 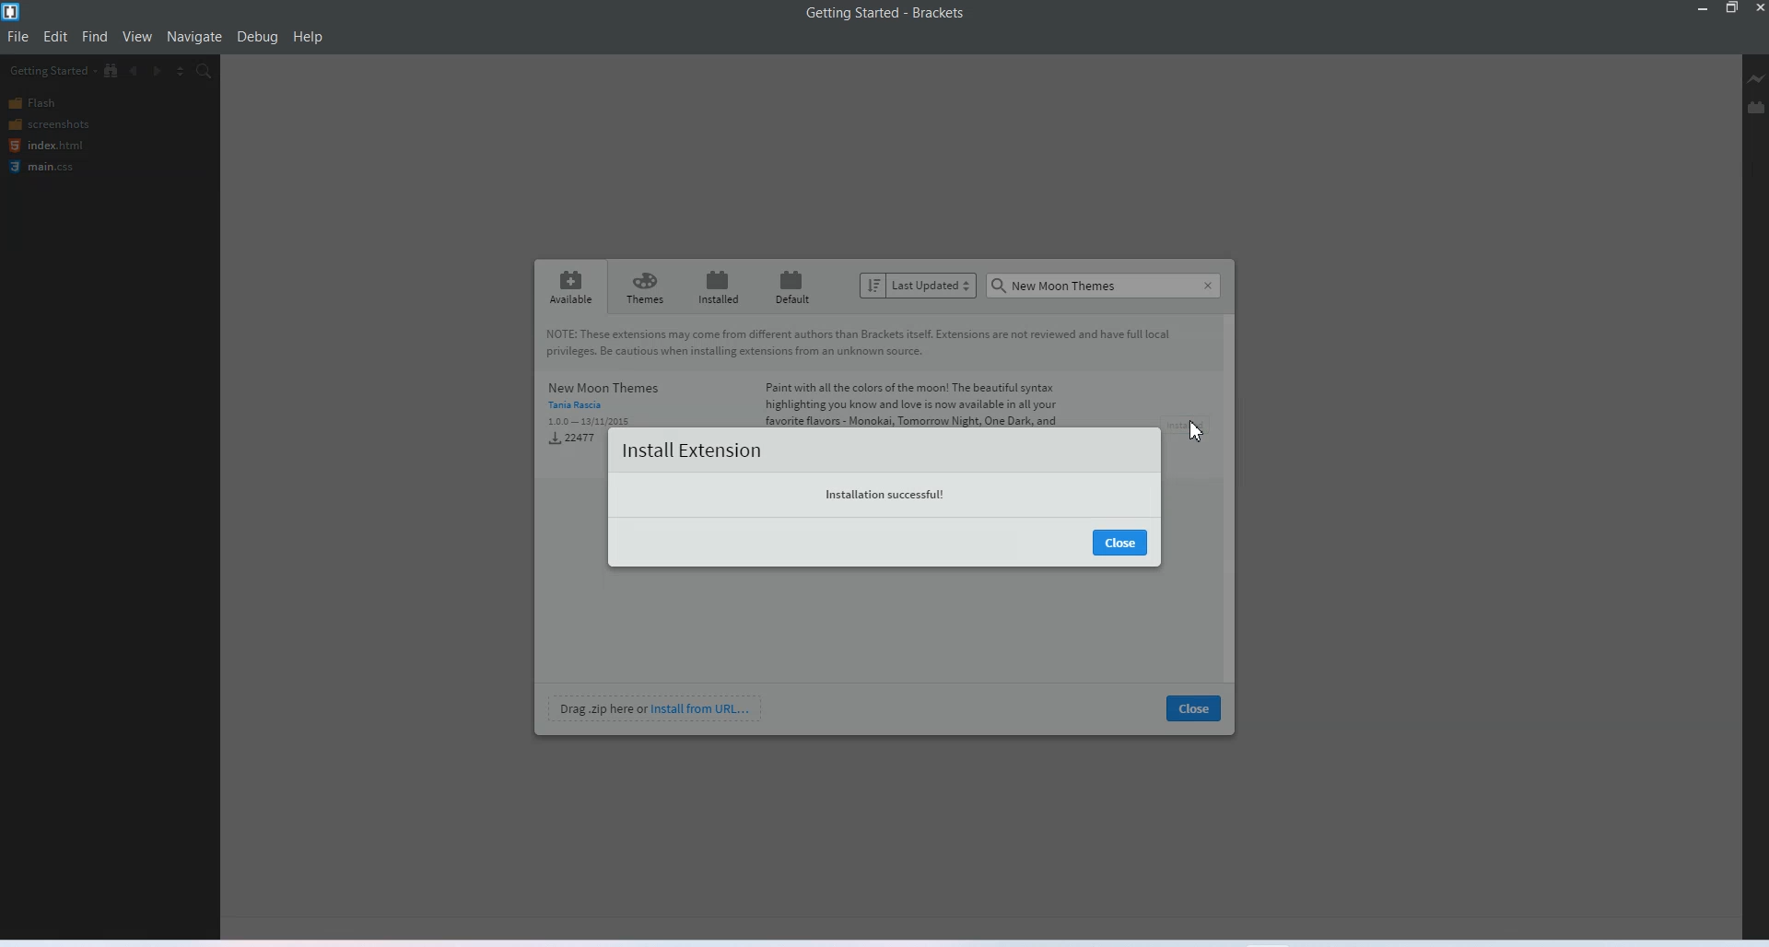 What do you see at coordinates (137, 37) in the screenshot?
I see `View` at bounding box center [137, 37].